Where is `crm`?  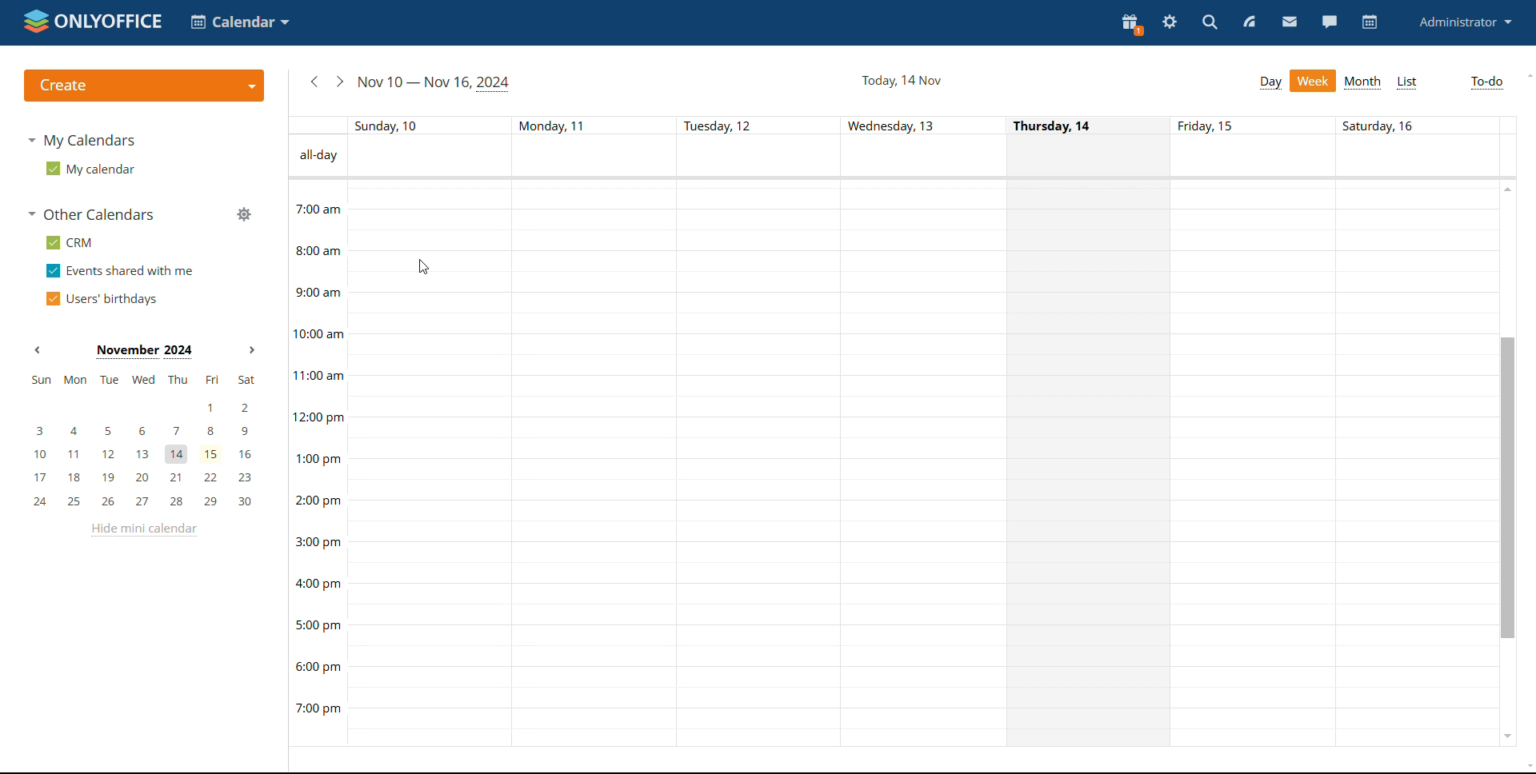
crm is located at coordinates (66, 242).